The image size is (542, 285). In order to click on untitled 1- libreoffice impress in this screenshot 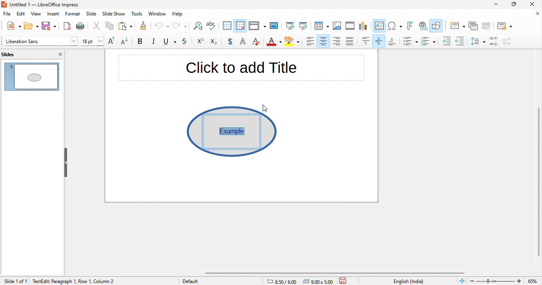, I will do `click(48, 5)`.